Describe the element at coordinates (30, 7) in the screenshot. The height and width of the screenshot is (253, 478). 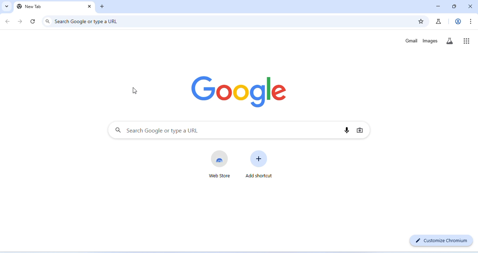
I see `new tab` at that location.